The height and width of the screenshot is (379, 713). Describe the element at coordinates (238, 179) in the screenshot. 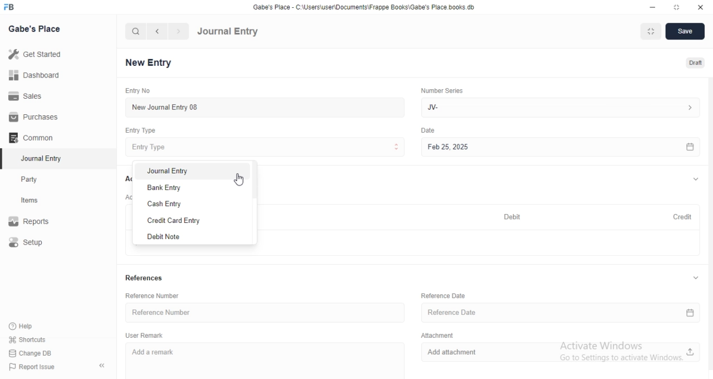

I see `cursor` at that location.